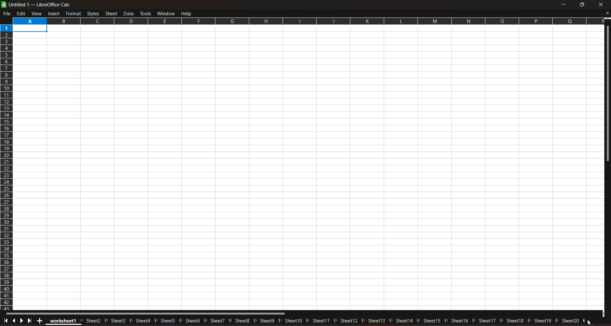 This screenshot has height=326, width=611. Describe the element at coordinates (129, 13) in the screenshot. I see `Data` at that location.